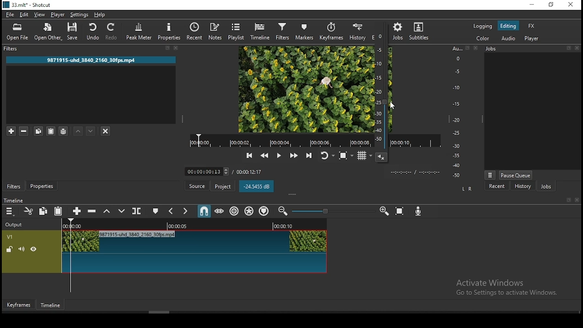 The image size is (583, 328). What do you see at coordinates (168, 31) in the screenshot?
I see `properties` at bounding box center [168, 31].